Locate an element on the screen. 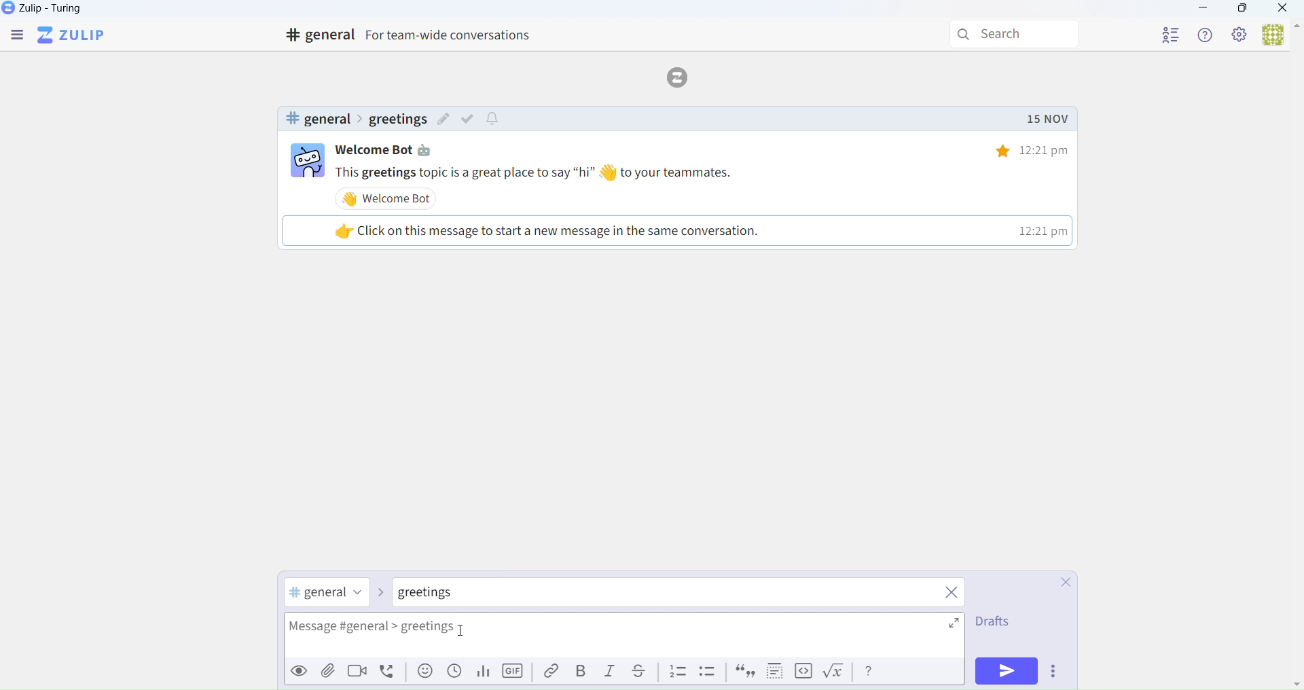 The height and width of the screenshot is (690, 1304). GIF is located at coordinates (515, 674).